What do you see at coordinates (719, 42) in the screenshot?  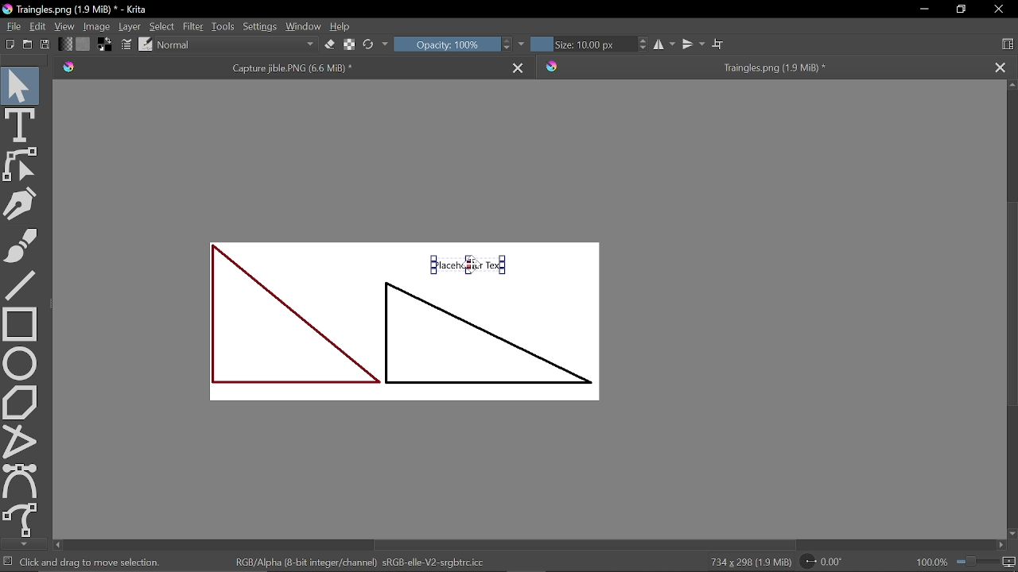 I see `Wrap around mode` at bounding box center [719, 42].